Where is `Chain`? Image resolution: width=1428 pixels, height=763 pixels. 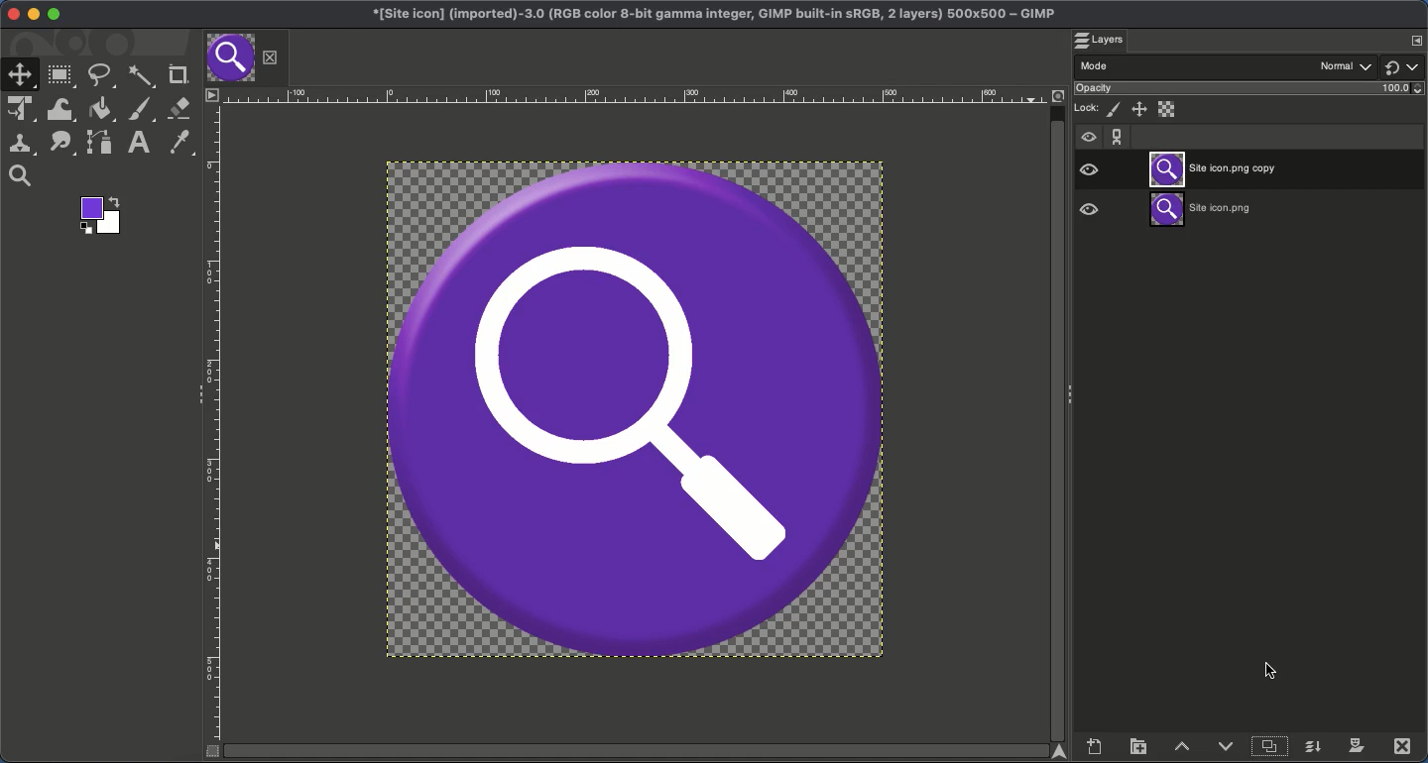 Chain is located at coordinates (1117, 136).